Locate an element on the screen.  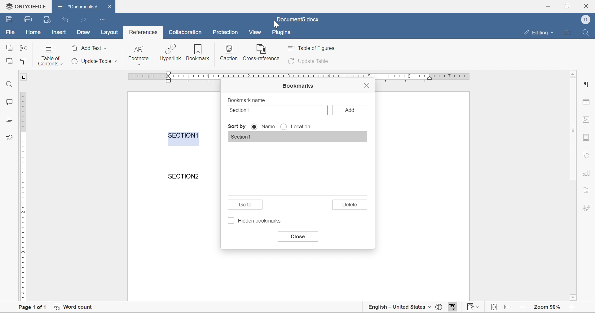
copy style is located at coordinates (23, 61).